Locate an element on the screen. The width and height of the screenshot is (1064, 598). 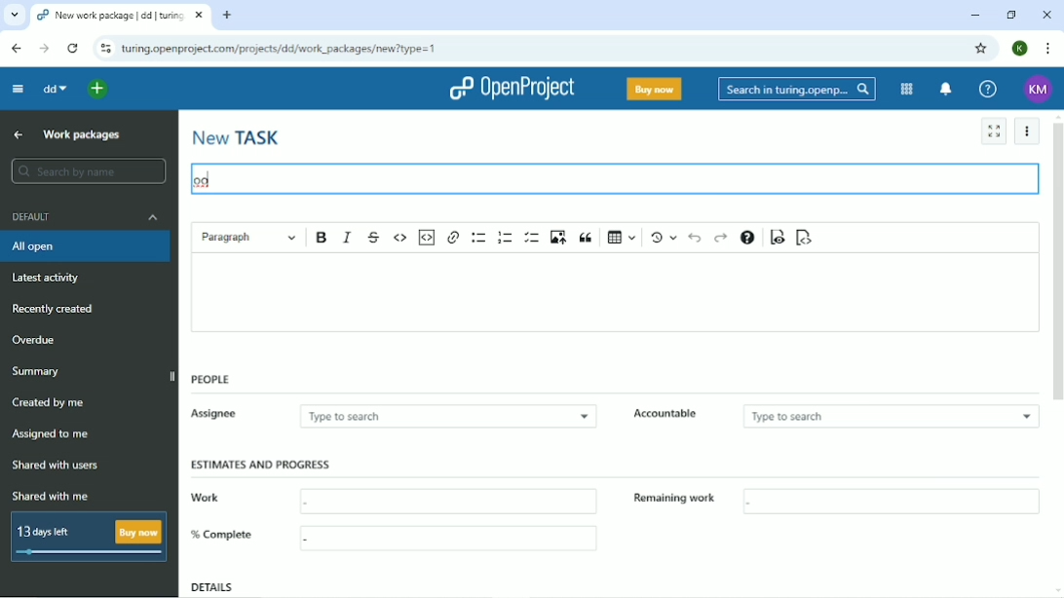
Buy now is located at coordinates (654, 90).